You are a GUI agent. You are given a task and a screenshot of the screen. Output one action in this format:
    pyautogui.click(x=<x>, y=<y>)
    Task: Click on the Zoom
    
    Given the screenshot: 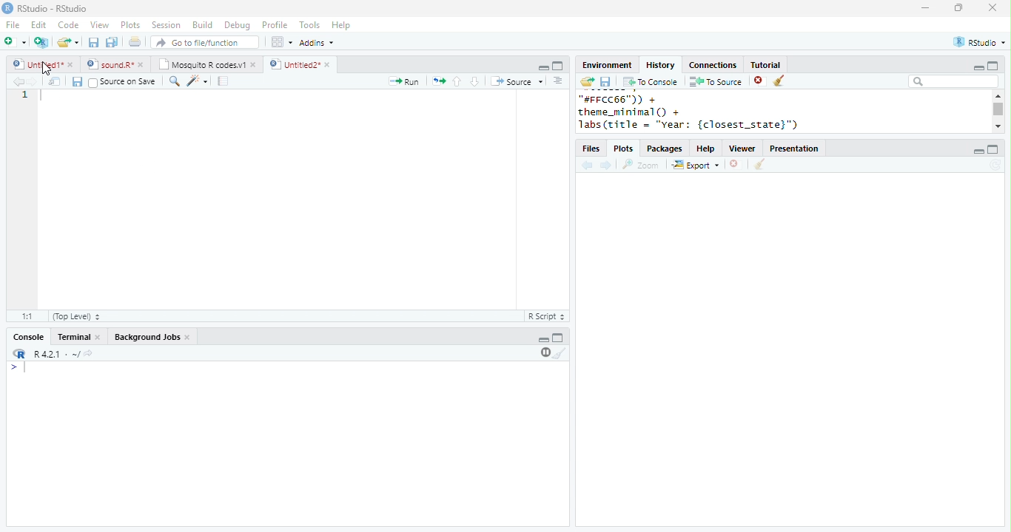 What is the action you would take?
    pyautogui.click(x=641, y=165)
    